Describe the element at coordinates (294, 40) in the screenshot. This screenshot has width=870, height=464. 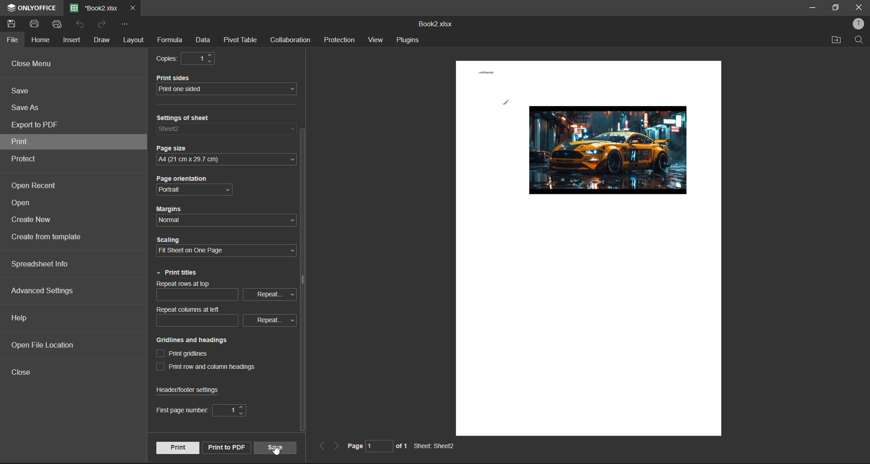
I see `collaboration` at that location.